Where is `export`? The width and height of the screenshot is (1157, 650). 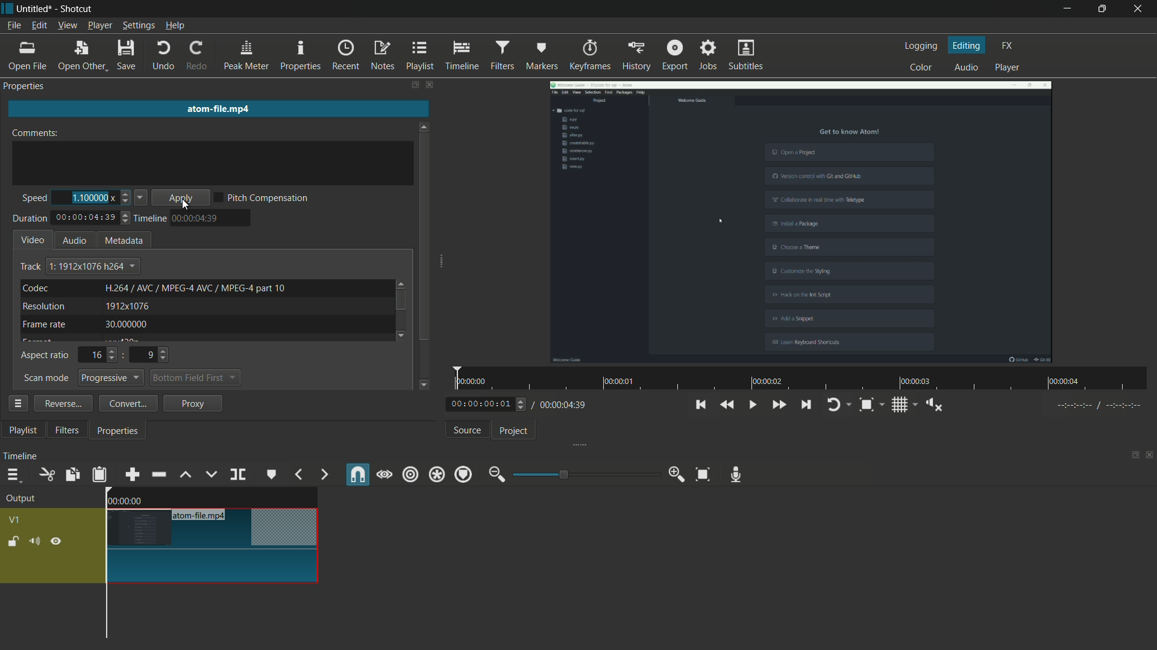
export is located at coordinates (675, 55).